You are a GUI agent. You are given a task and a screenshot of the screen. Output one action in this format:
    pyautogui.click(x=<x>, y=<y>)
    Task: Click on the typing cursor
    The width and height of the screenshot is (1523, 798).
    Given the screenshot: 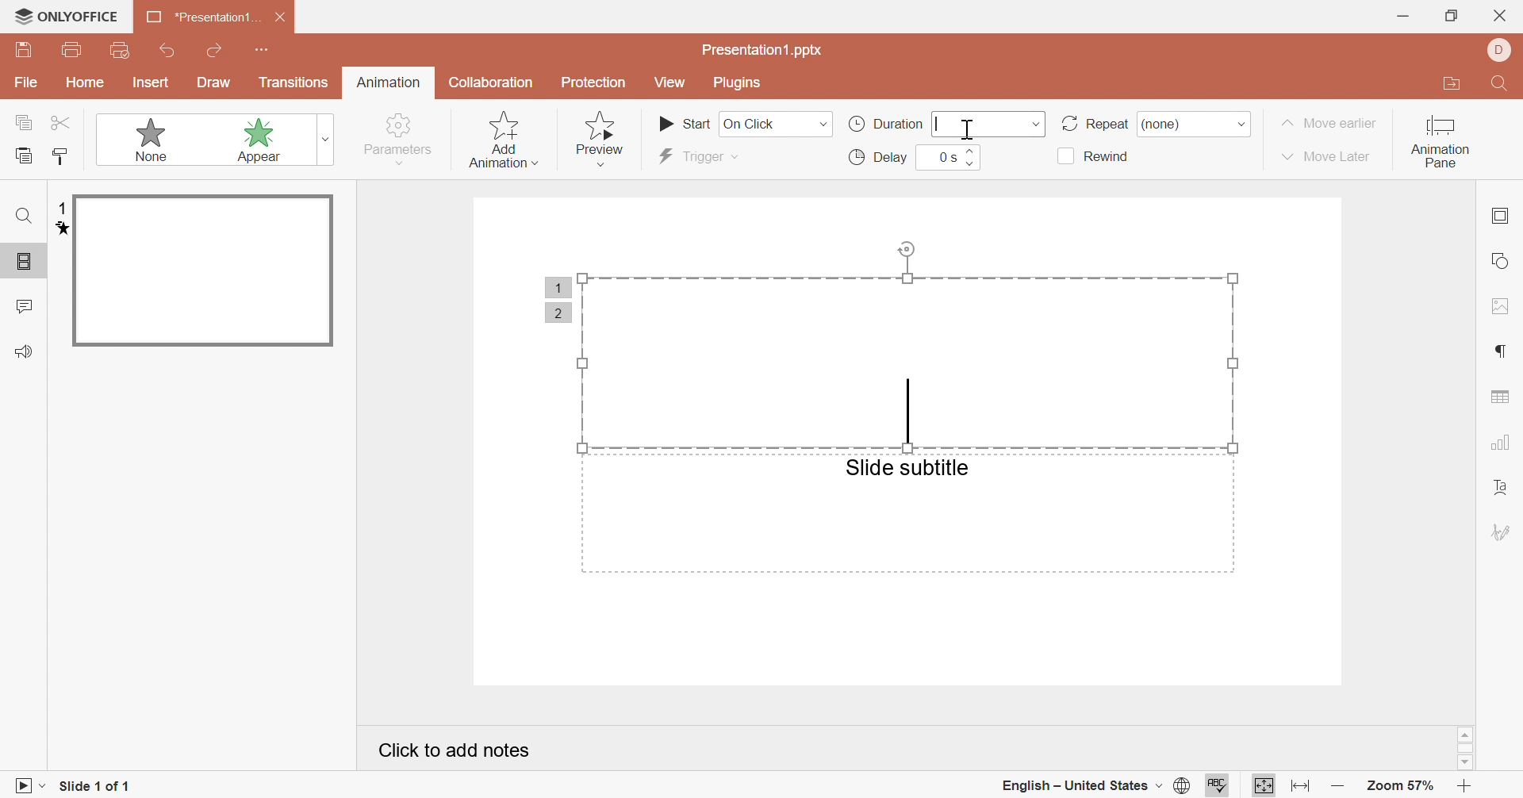 What is the action you would take?
    pyautogui.click(x=938, y=122)
    